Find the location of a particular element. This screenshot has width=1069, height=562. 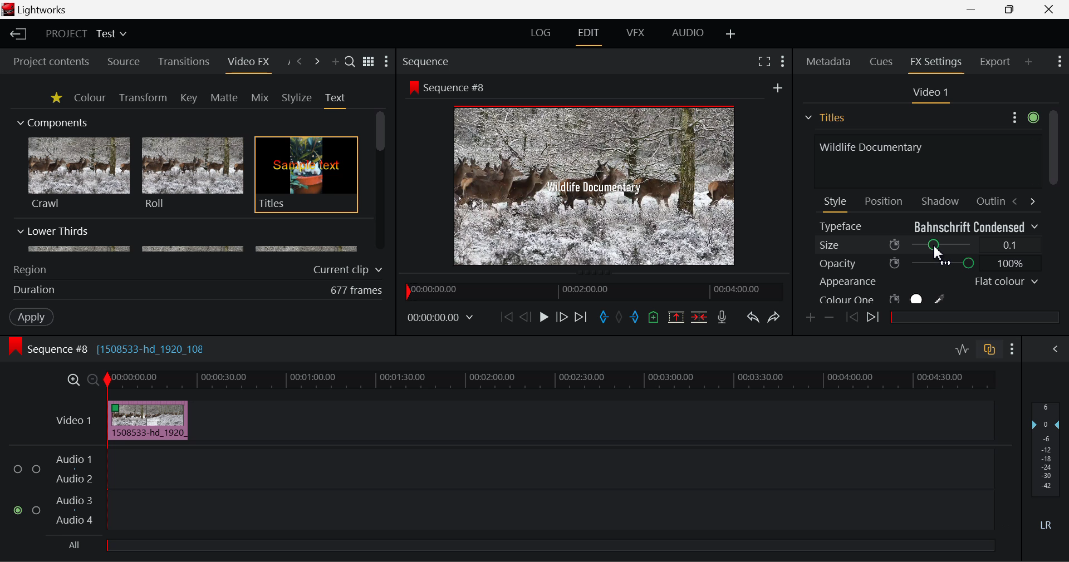

Shadow is located at coordinates (941, 199).